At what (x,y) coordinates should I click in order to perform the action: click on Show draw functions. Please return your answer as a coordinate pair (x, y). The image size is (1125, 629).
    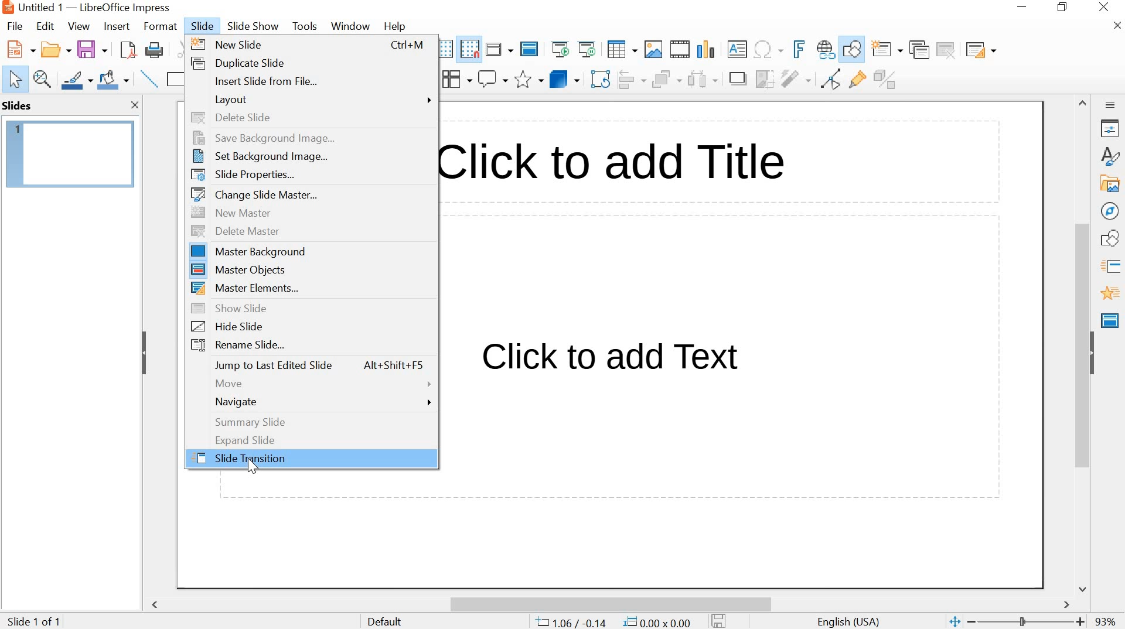
    Looking at the image, I should click on (852, 50).